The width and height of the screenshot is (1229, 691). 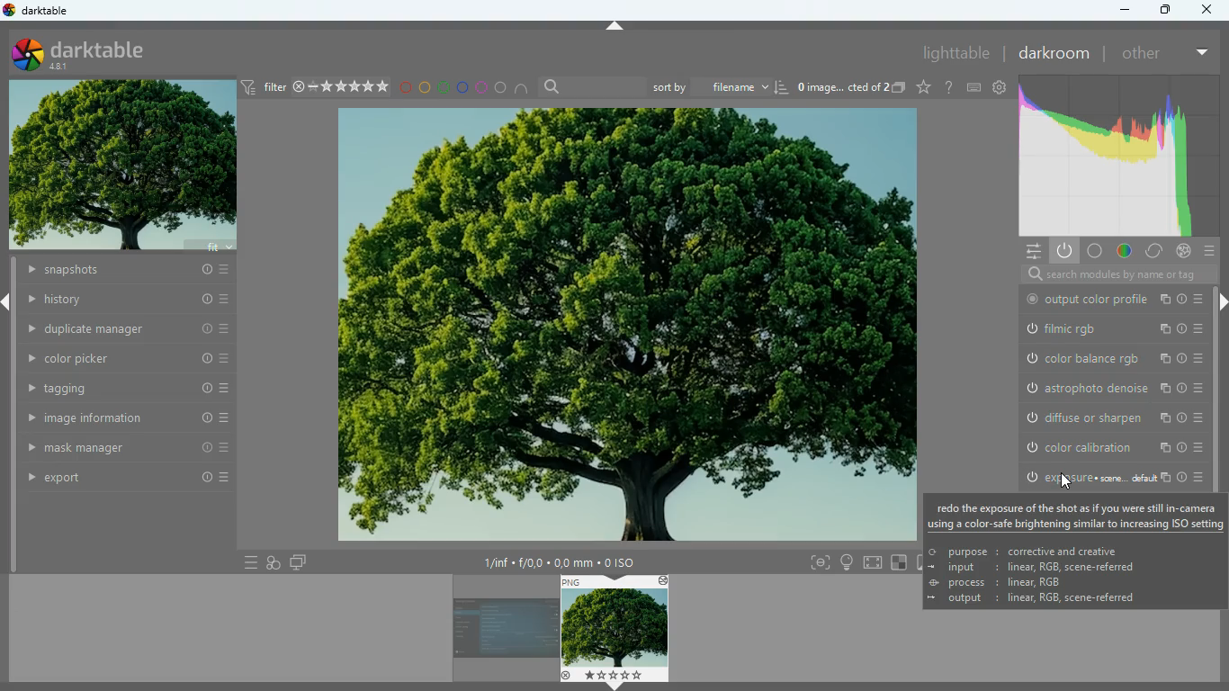 What do you see at coordinates (127, 329) in the screenshot?
I see `duplicate manager` at bounding box center [127, 329].